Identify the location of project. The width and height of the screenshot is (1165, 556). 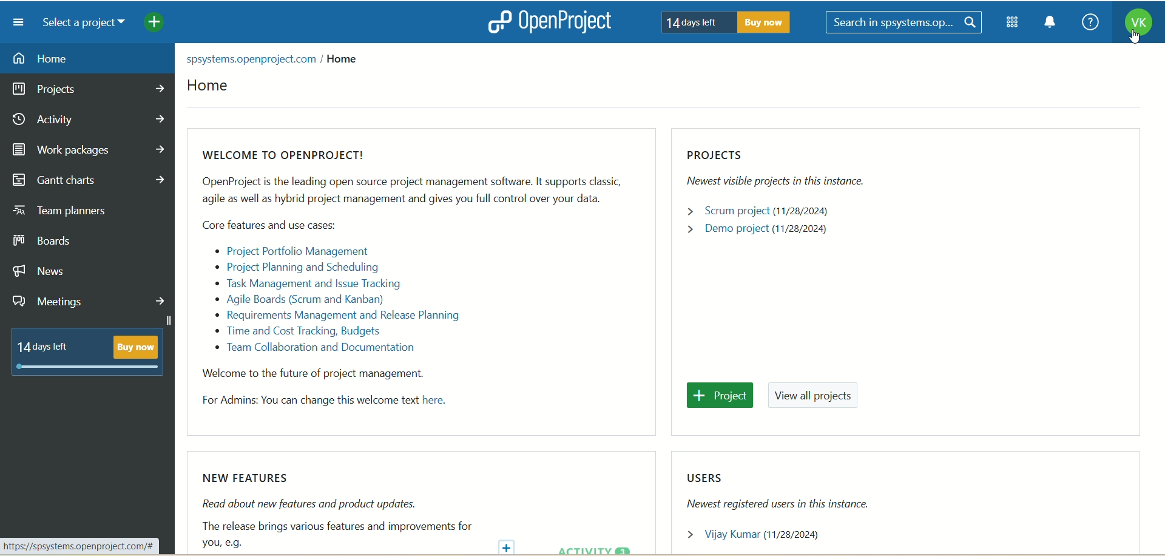
(723, 396).